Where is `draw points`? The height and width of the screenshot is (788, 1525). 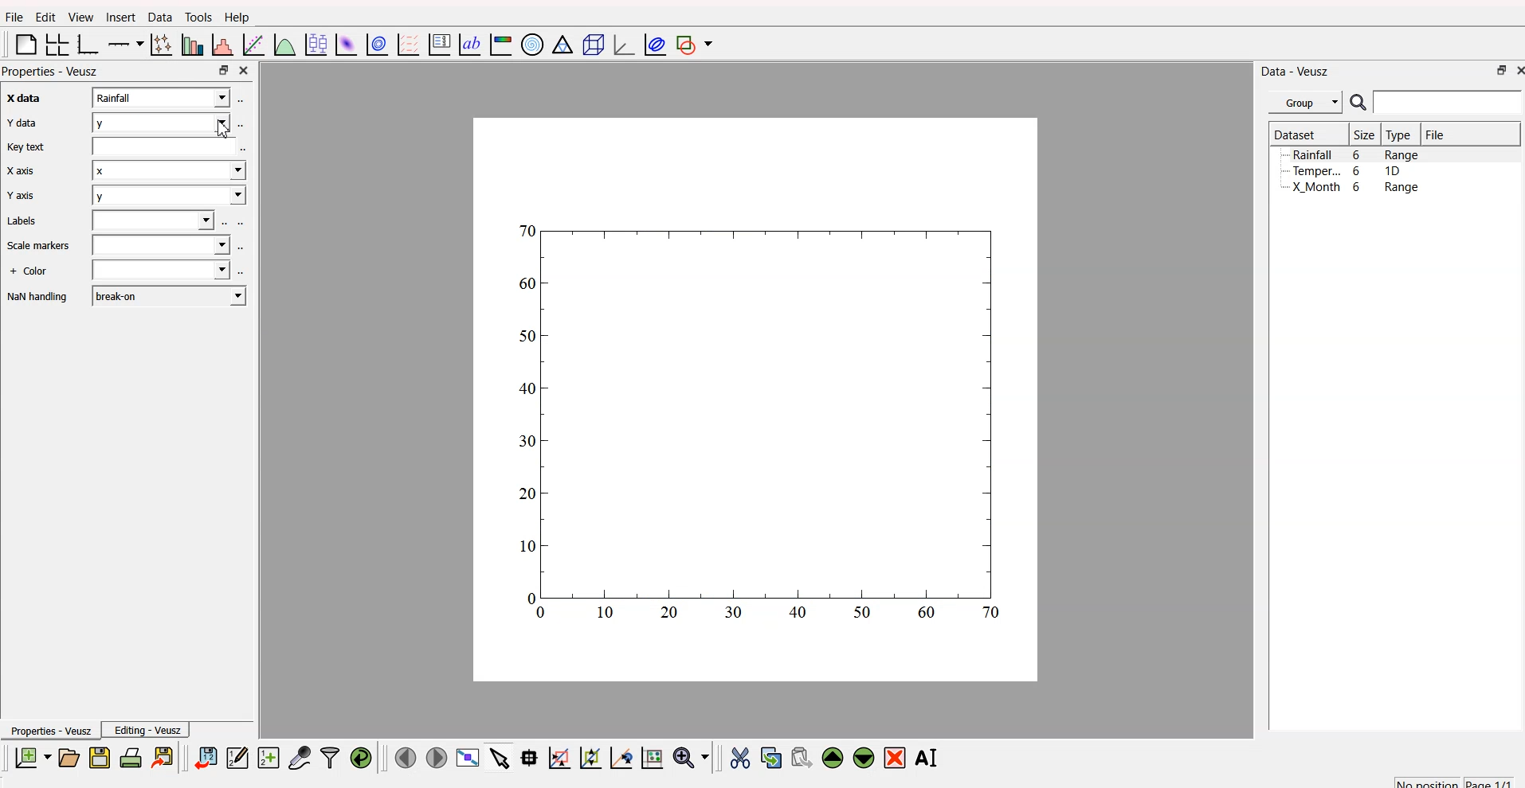 draw points is located at coordinates (587, 758).